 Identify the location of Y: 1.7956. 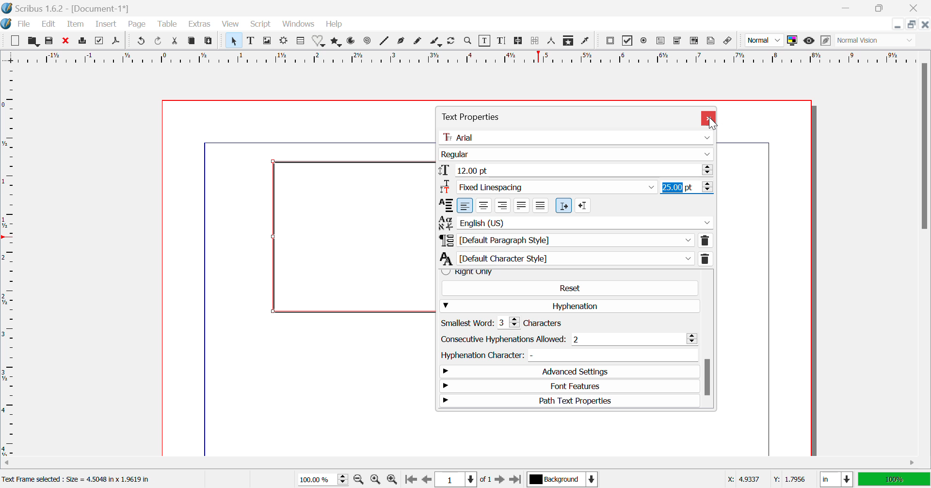
(789, 480).